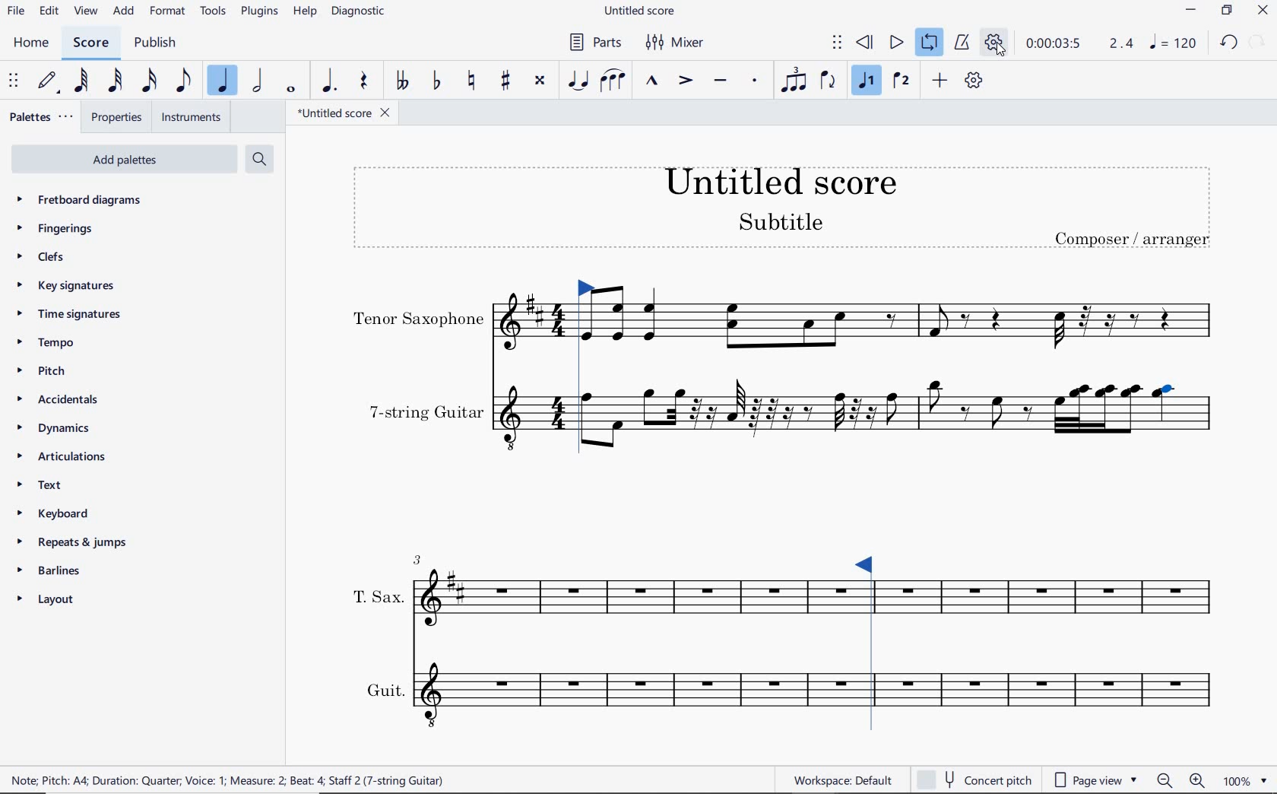  I want to click on TUPLET, so click(792, 81).